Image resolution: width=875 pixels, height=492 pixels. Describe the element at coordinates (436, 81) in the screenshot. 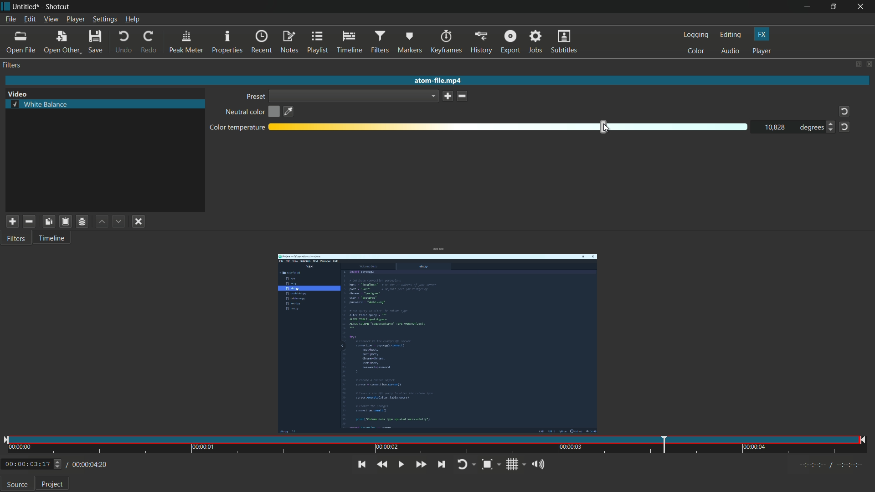

I see `atom-fie.mp4(imported video name)` at that location.